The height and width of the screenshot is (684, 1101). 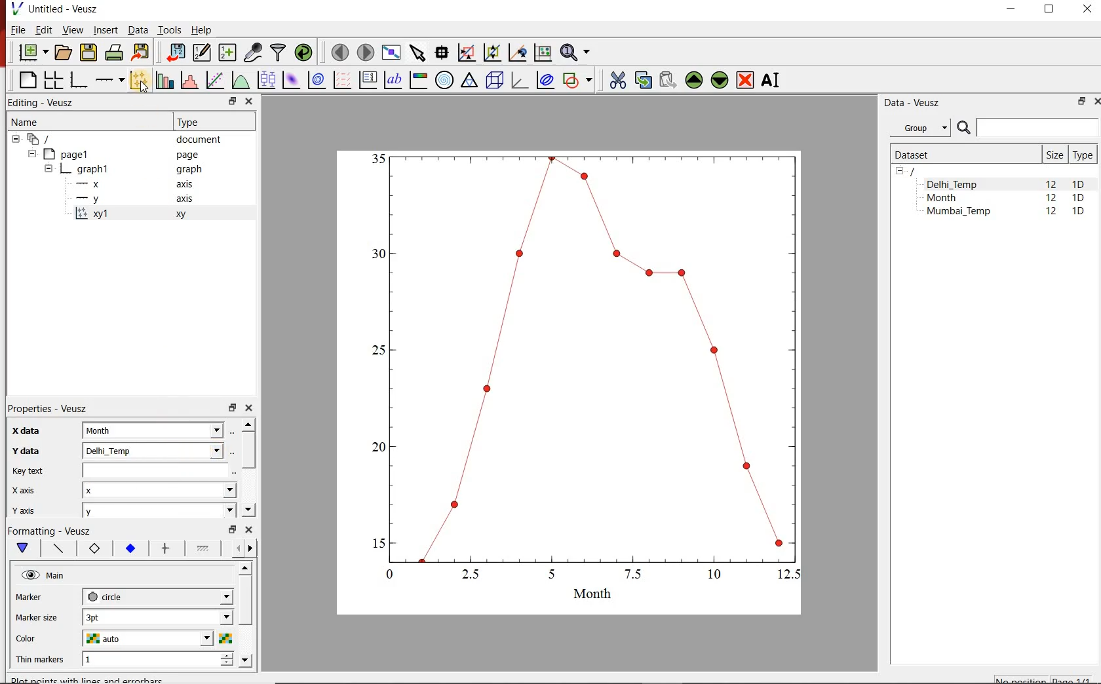 I want to click on blank page, so click(x=25, y=80).